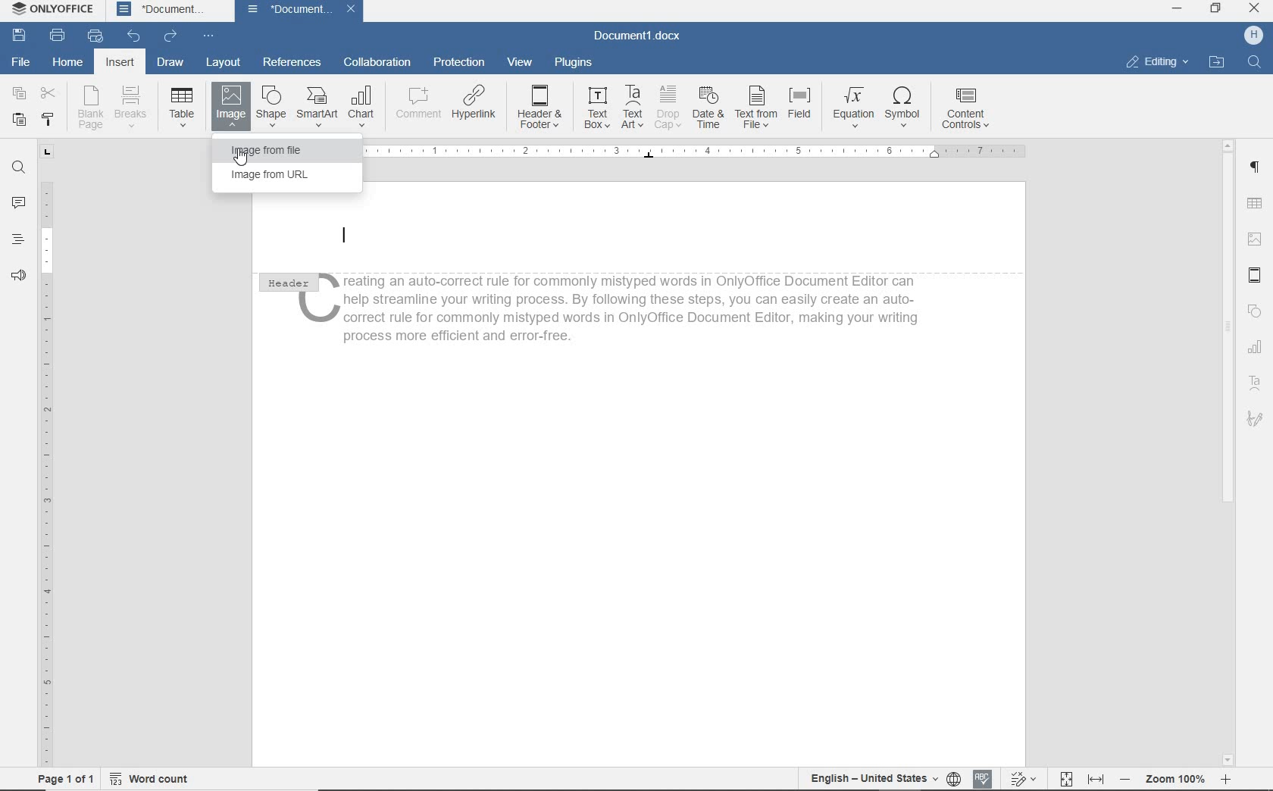  What do you see at coordinates (46, 454) in the screenshot?
I see `RULER` at bounding box center [46, 454].